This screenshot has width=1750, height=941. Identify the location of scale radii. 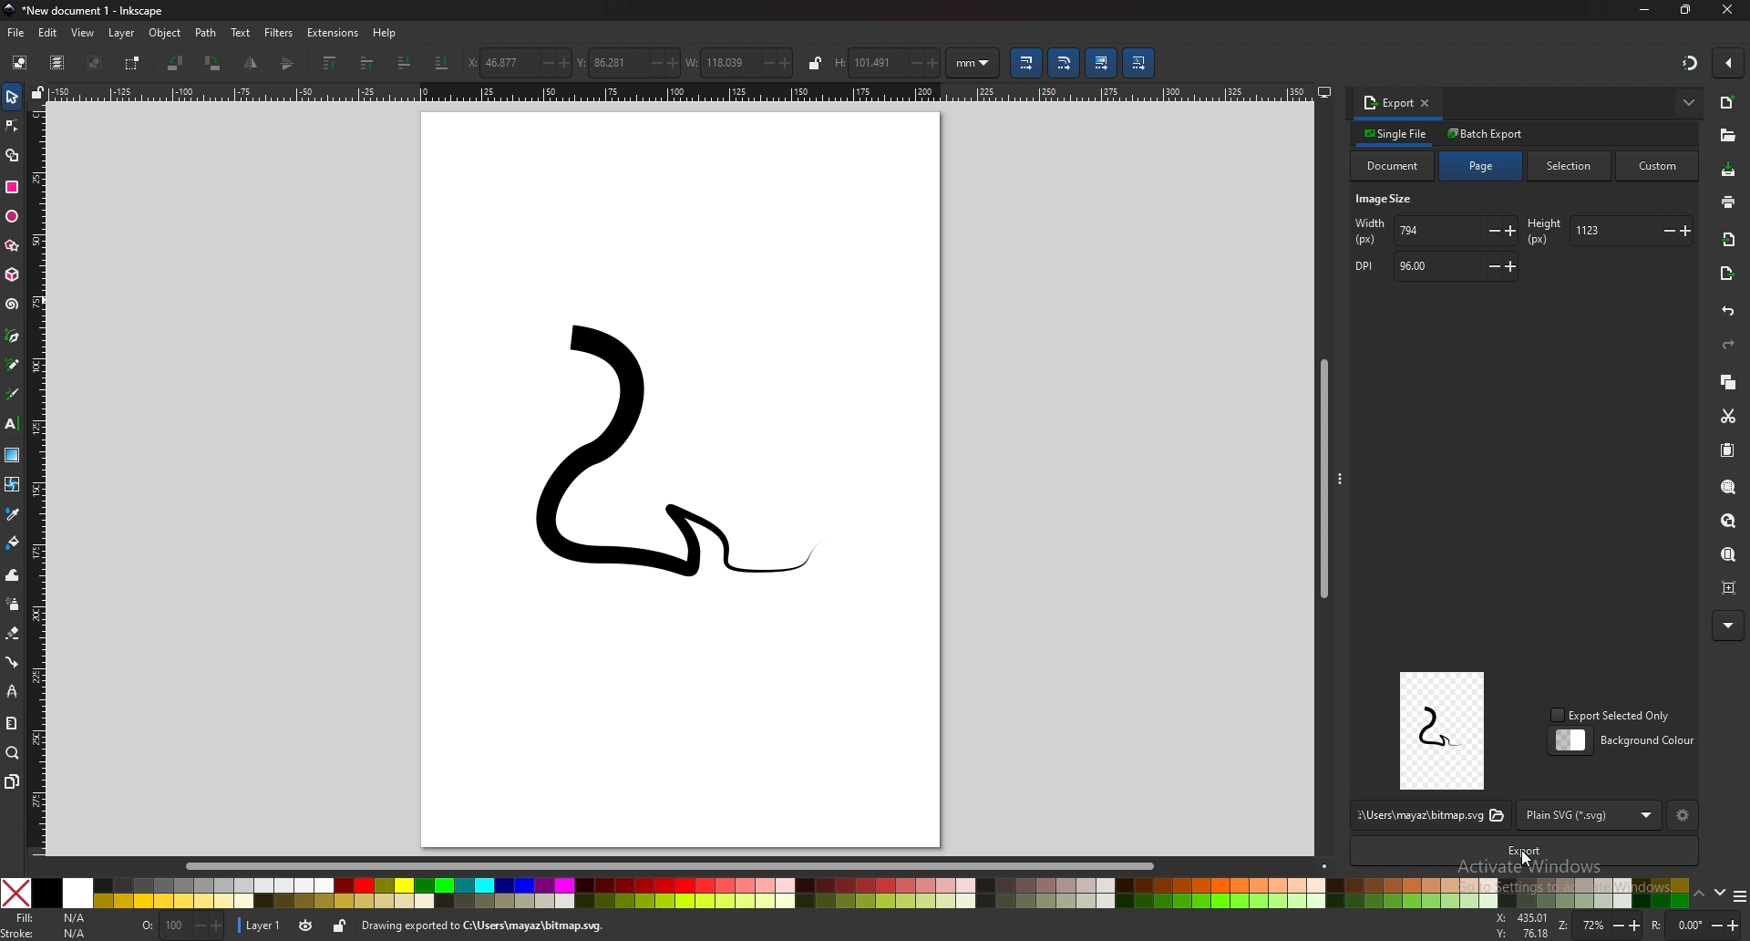
(1065, 63).